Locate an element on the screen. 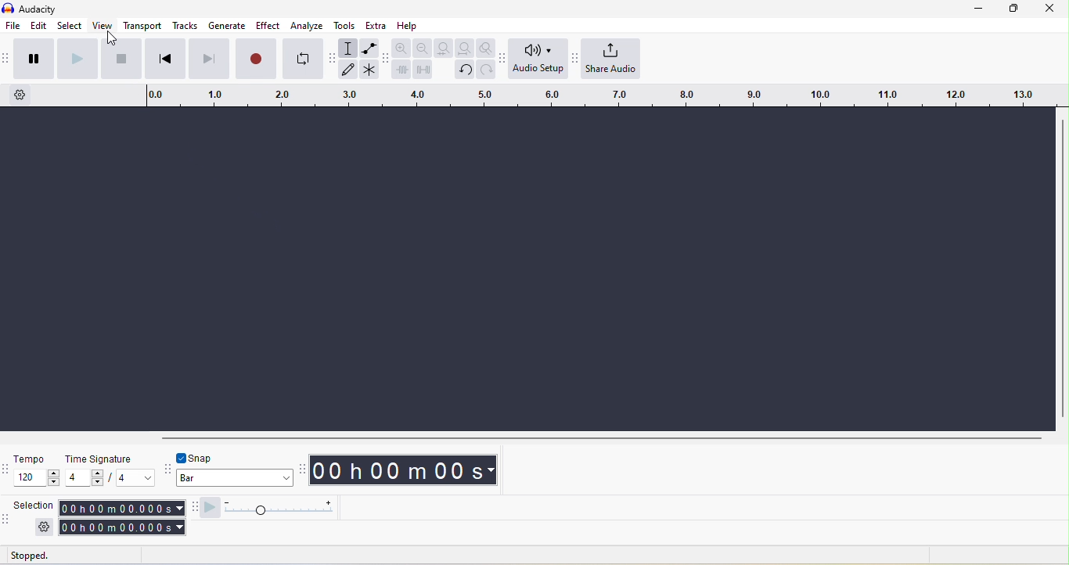 This screenshot has width=1069, height=565. stop is located at coordinates (121, 59).